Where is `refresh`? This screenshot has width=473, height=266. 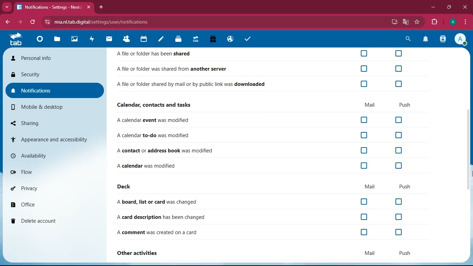
refresh is located at coordinates (33, 22).